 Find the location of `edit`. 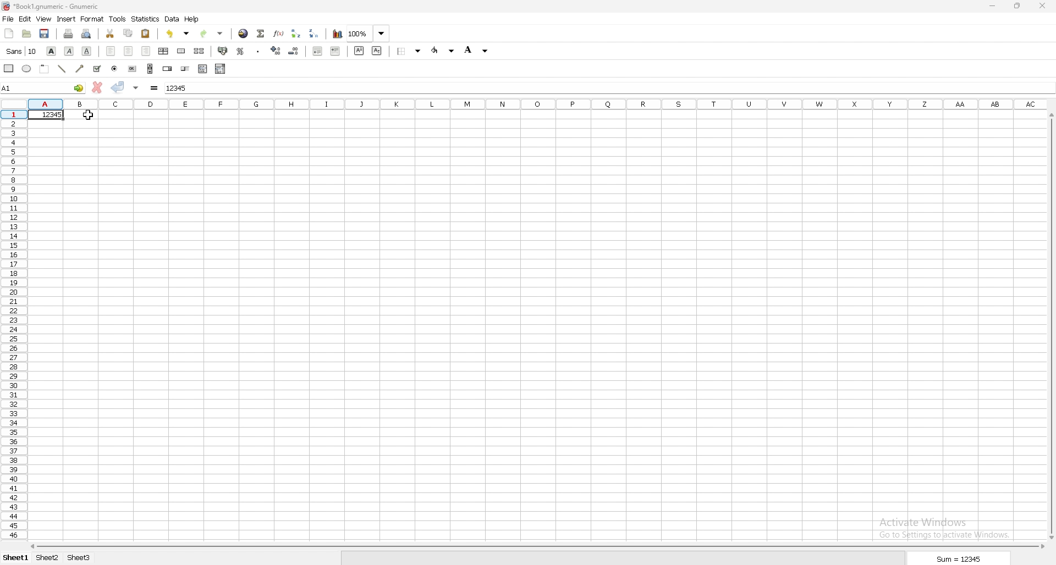

edit is located at coordinates (25, 19).